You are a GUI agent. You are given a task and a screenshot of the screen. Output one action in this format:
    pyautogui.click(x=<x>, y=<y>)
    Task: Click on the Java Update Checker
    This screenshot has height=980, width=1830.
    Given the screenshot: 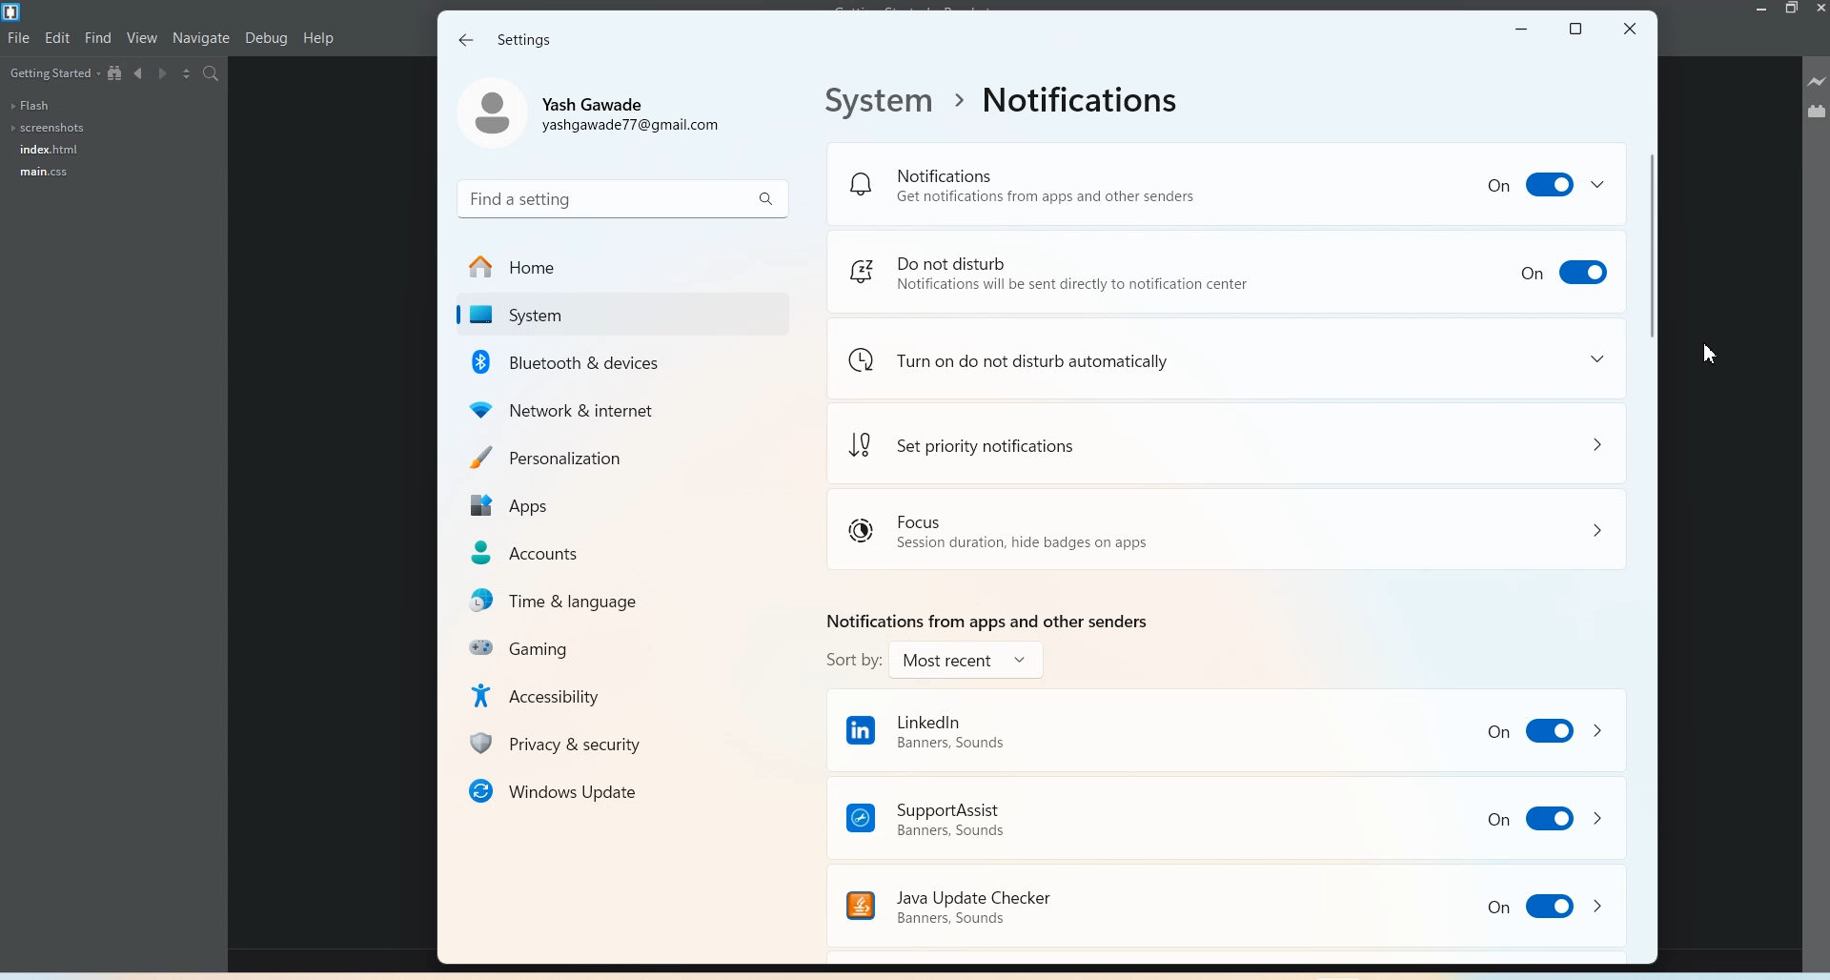 What is the action you would take?
    pyautogui.click(x=1088, y=903)
    